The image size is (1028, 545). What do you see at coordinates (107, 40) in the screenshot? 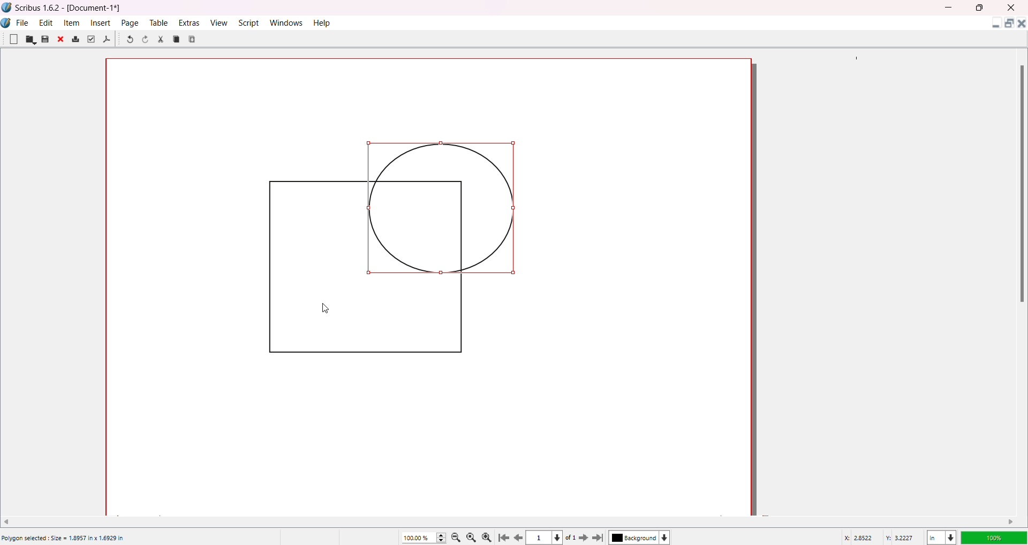
I see `Save as PDF` at bounding box center [107, 40].